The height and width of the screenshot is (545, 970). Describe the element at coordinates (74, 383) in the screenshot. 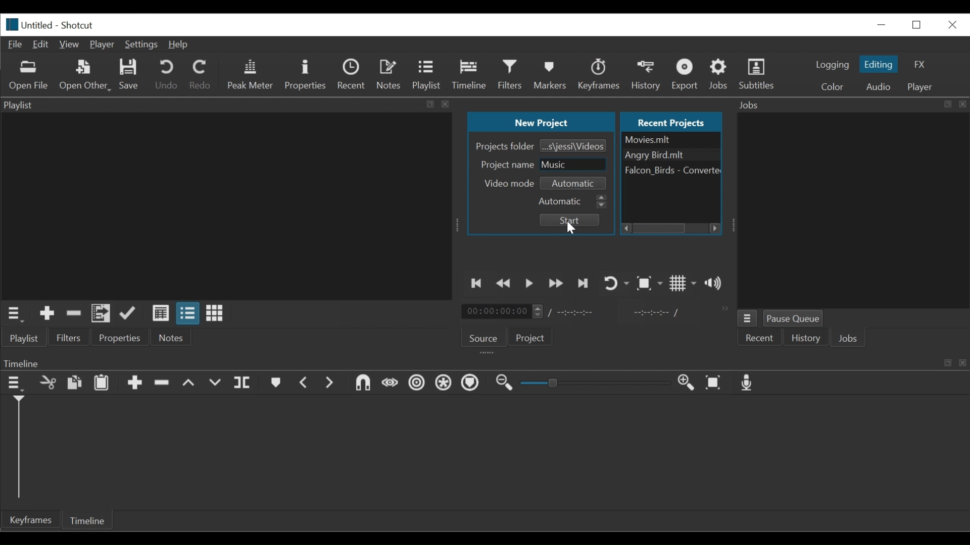

I see `Copy` at that location.